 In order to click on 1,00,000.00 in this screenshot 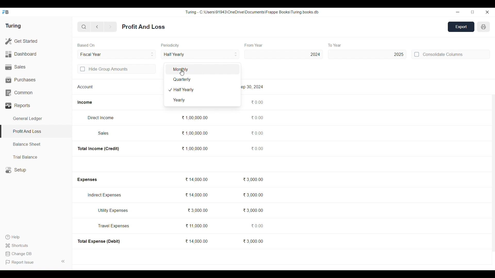, I will do `click(194, 149)`.